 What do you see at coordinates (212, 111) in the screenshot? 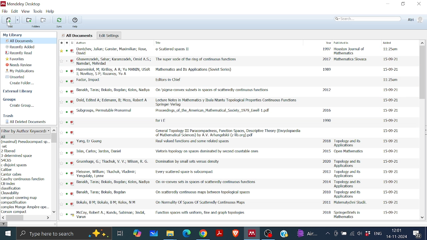
I see `Title` at bounding box center [212, 111].